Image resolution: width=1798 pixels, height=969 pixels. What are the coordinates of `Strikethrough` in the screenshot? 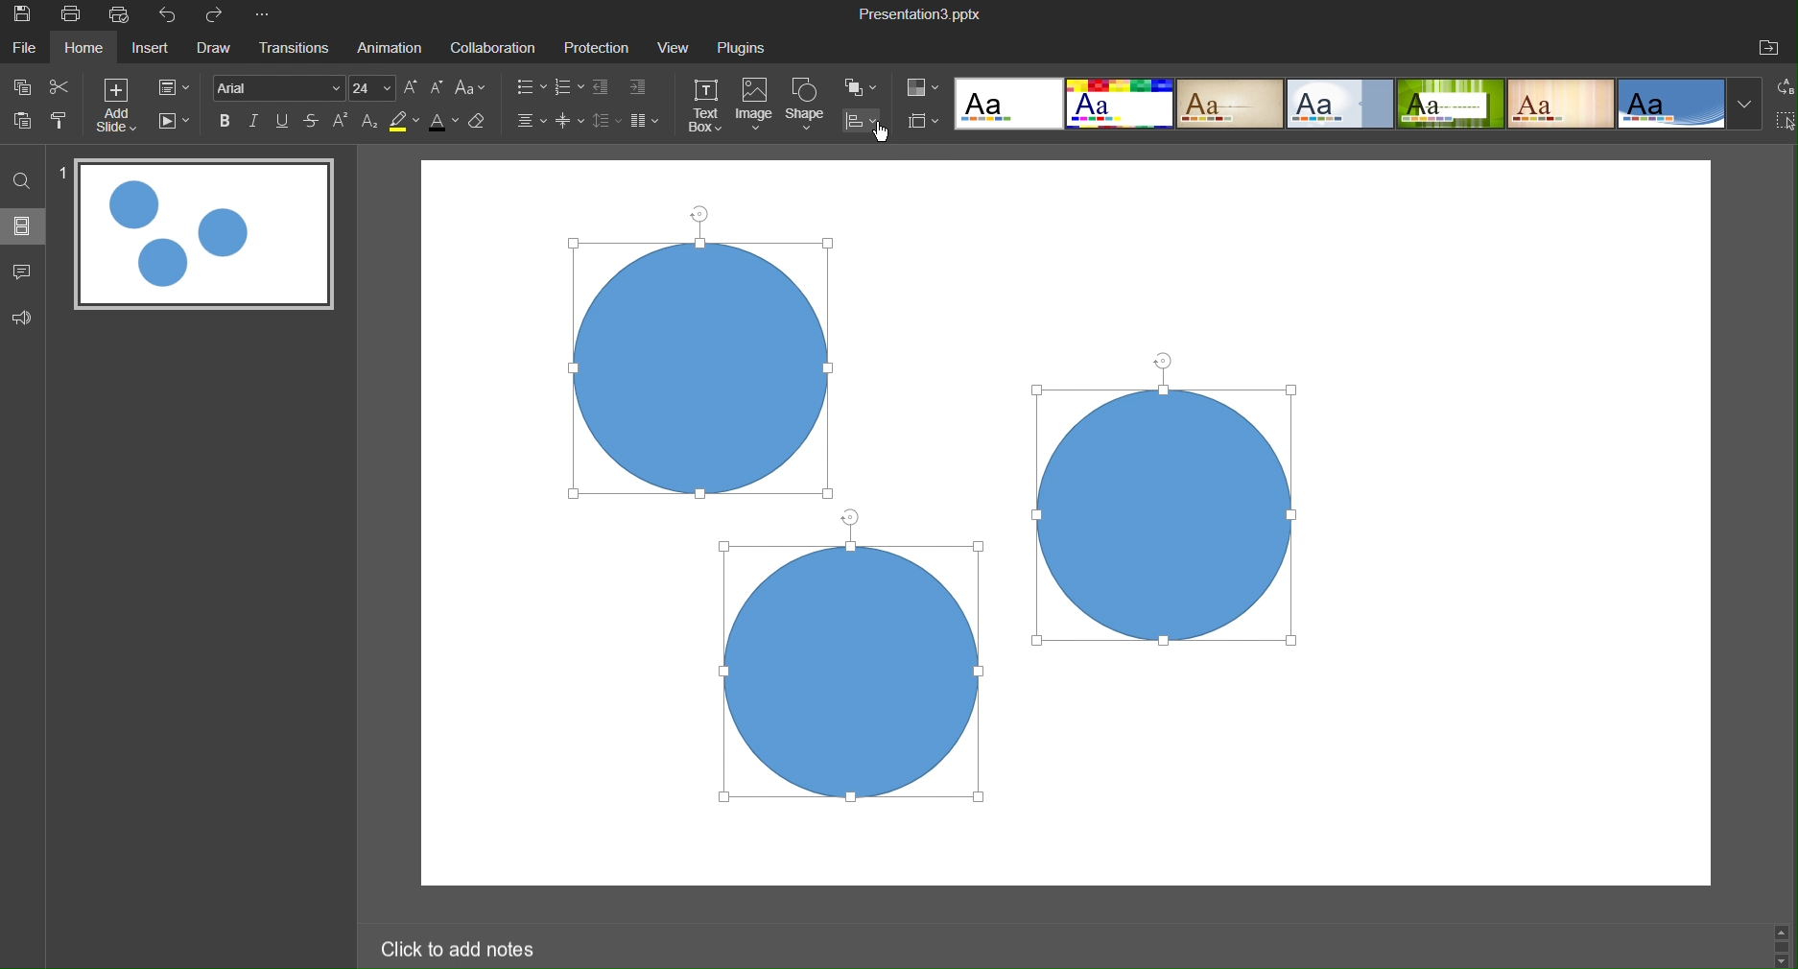 It's located at (315, 121).